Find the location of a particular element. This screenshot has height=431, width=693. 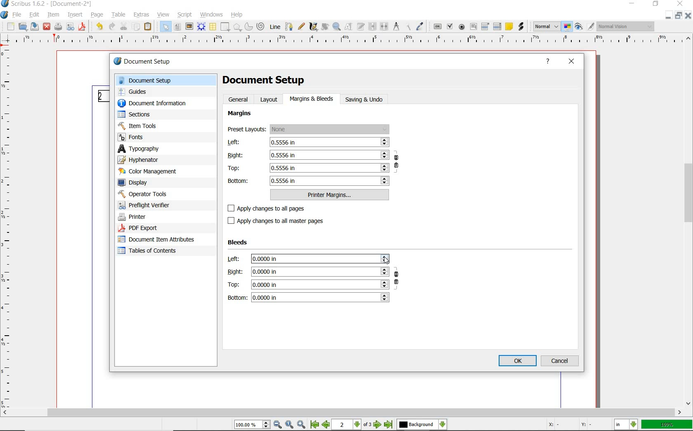

select is located at coordinates (166, 28).